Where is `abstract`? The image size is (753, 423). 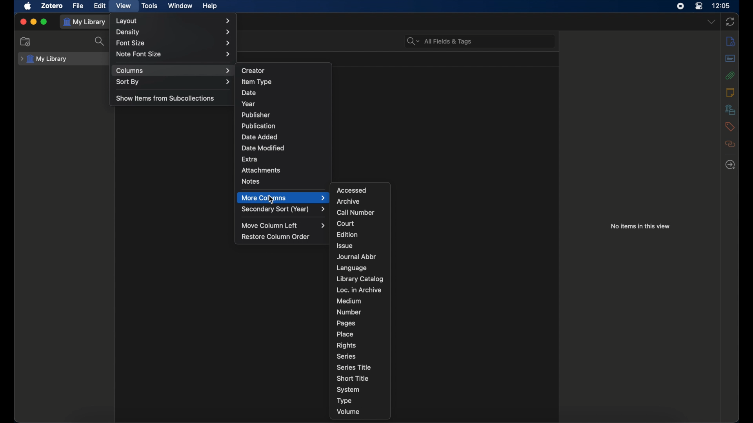 abstract is located at coordinates (730, 58).